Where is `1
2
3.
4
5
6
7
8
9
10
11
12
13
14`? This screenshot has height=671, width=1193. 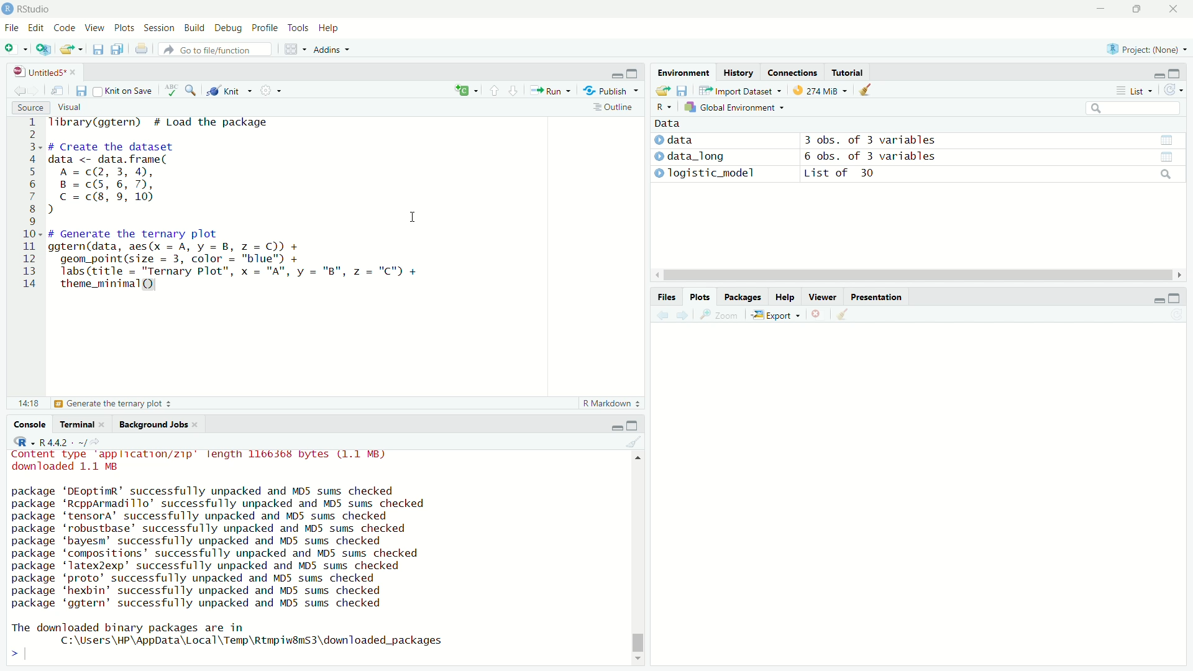 1
2
3.
4
5
6
7
8
9
10
11
12
13
14 is located at coordinates (32, 206).